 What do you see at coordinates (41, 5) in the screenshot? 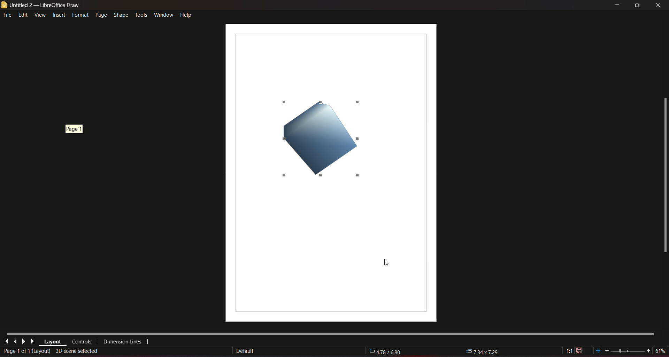
I see `logo and title` at bounding box center [41, 5].